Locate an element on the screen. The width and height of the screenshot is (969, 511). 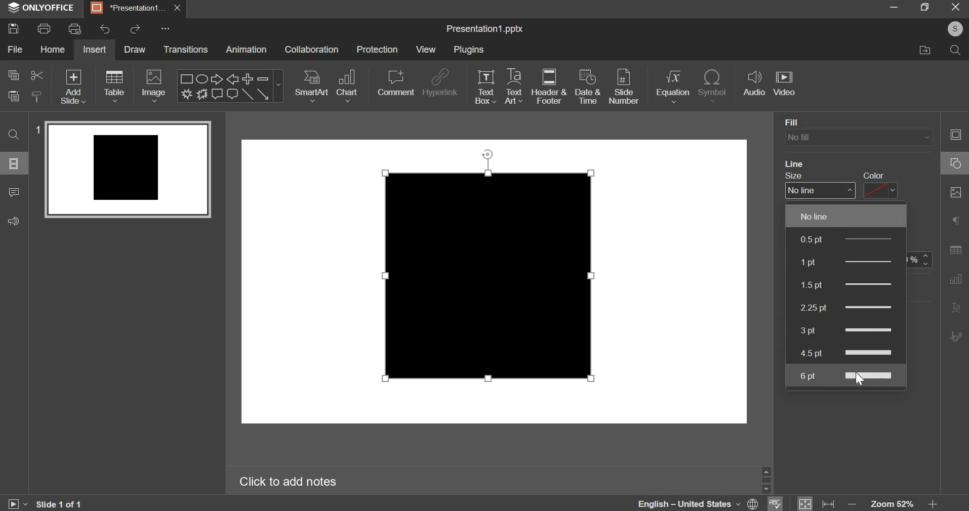
print preview is located at coordinates (74, 29).